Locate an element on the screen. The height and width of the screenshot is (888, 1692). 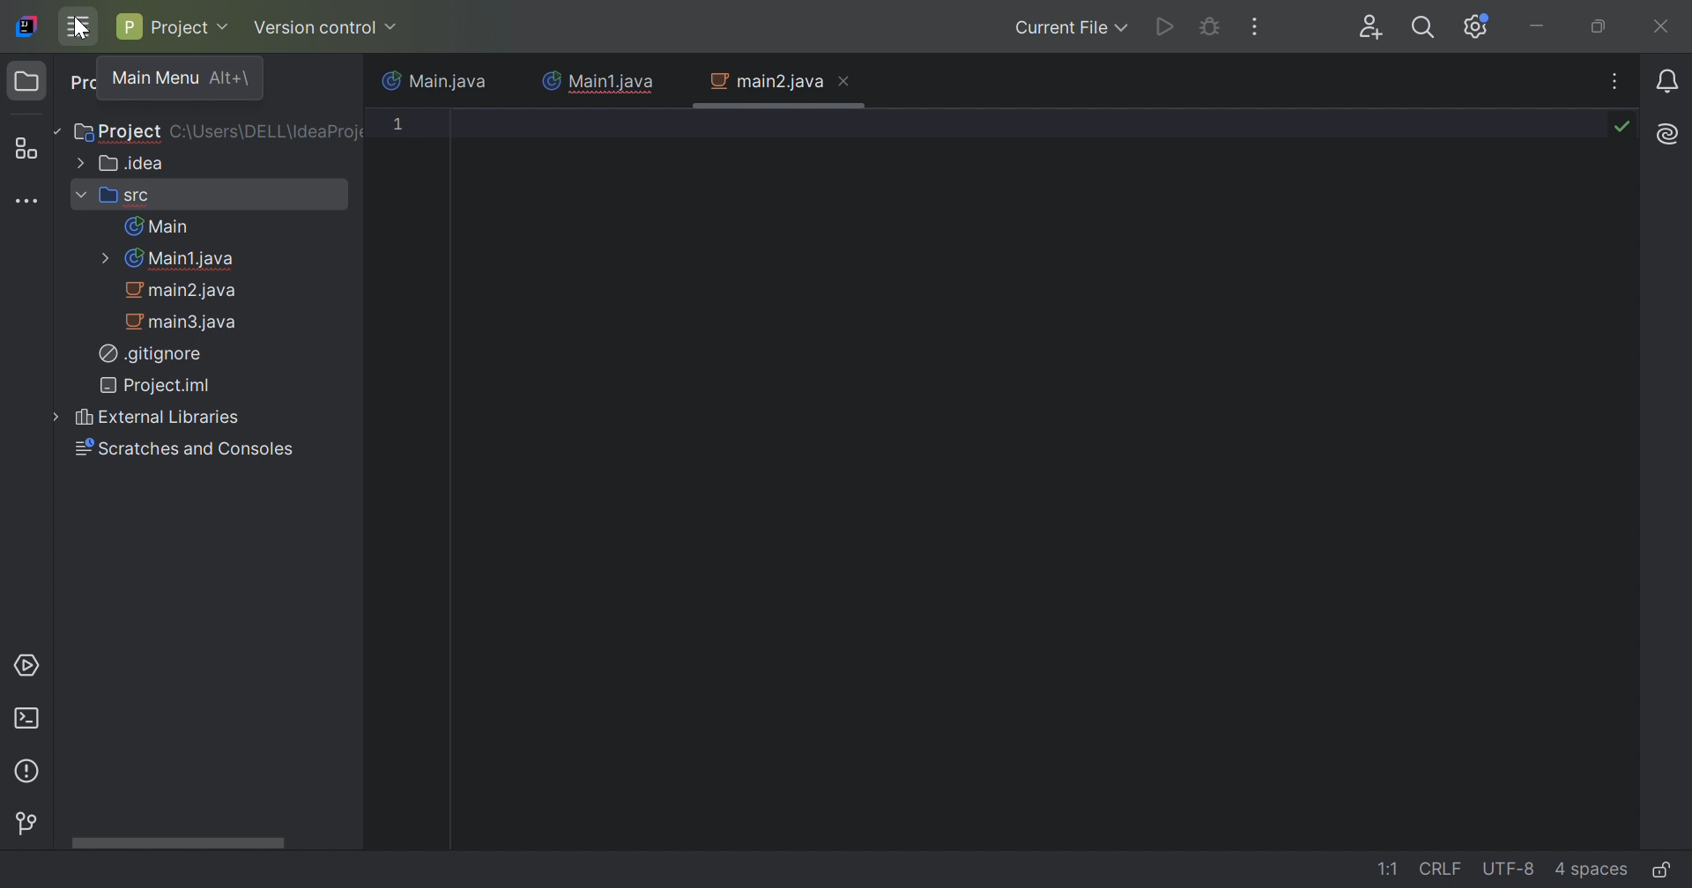
No problems found is located at coordinates (1626, 128).